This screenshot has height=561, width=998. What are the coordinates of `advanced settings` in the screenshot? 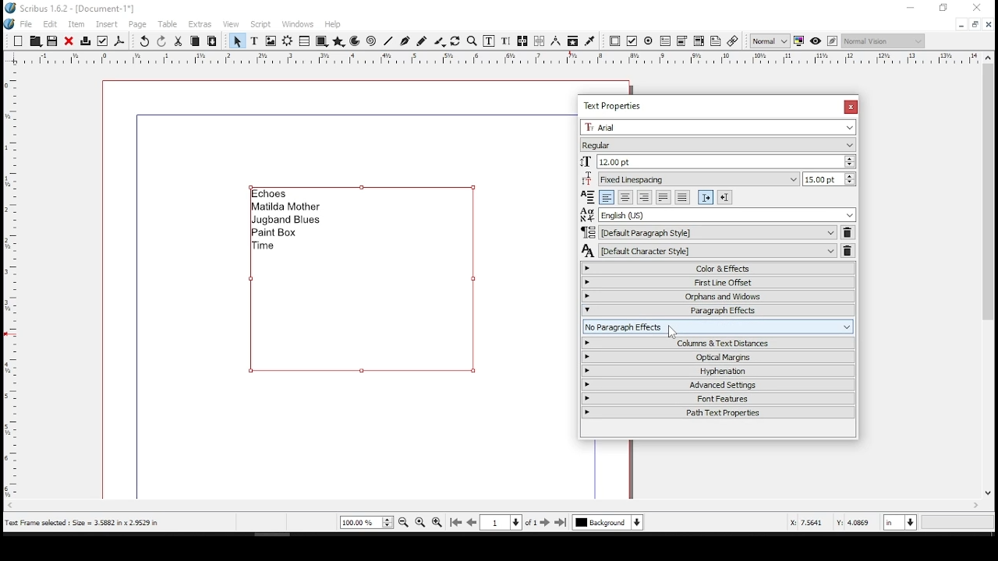 It's located at (718, 383).